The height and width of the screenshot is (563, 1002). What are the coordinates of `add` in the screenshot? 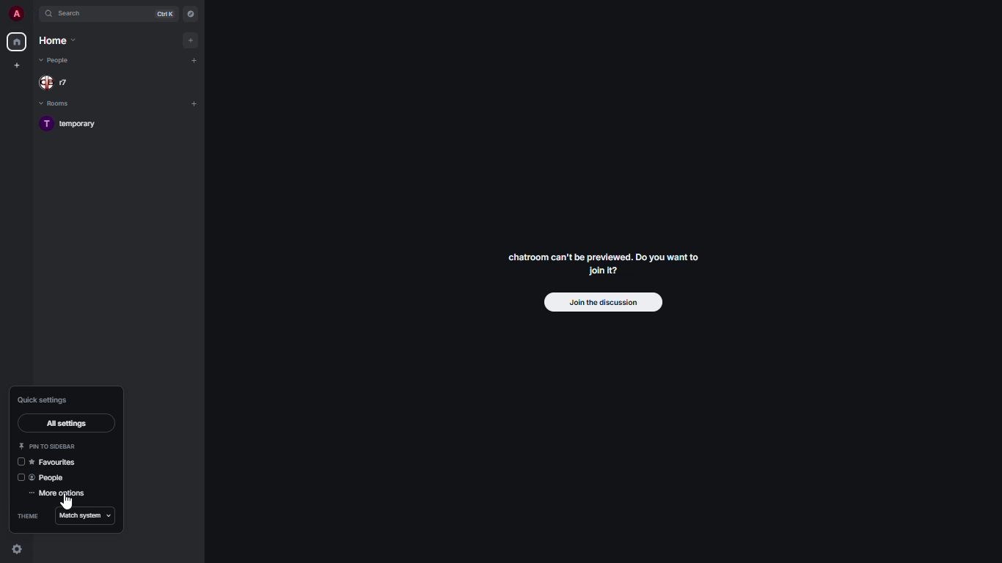 It's located at (191, 39).